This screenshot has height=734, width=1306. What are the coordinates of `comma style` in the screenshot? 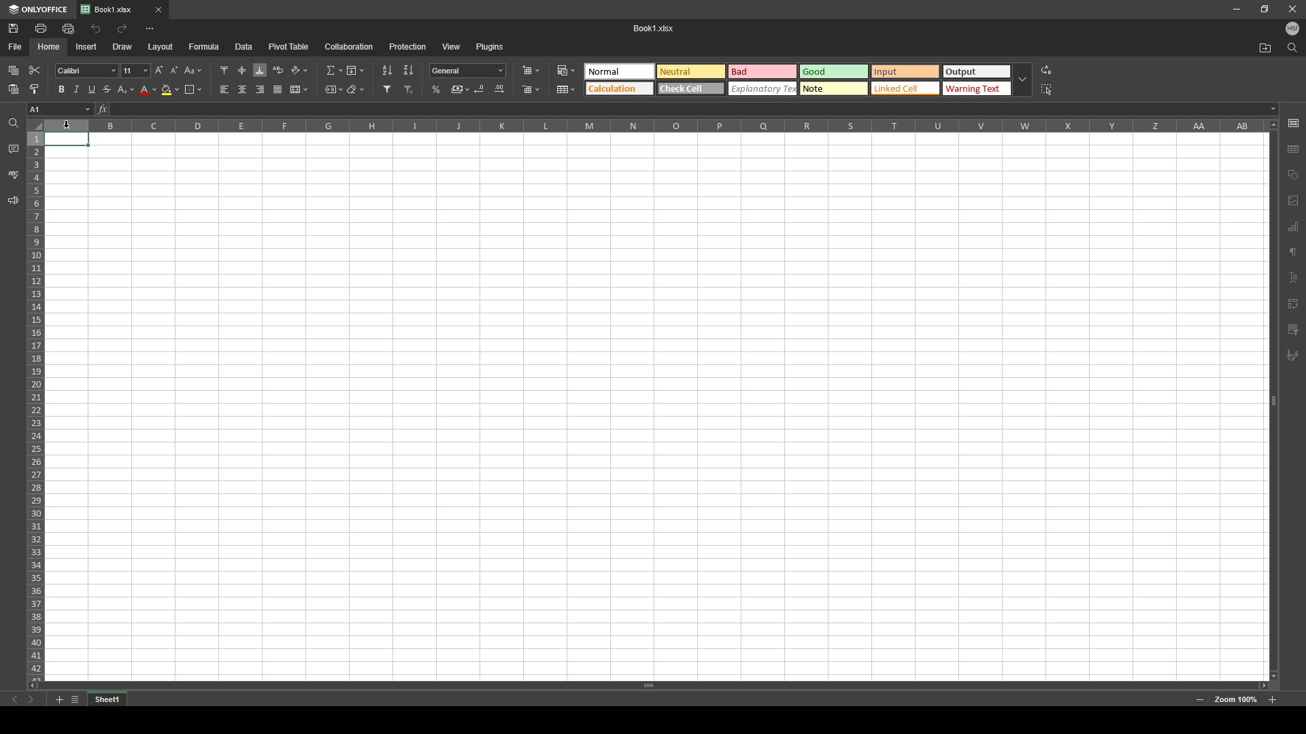 It's located at (461, 89).